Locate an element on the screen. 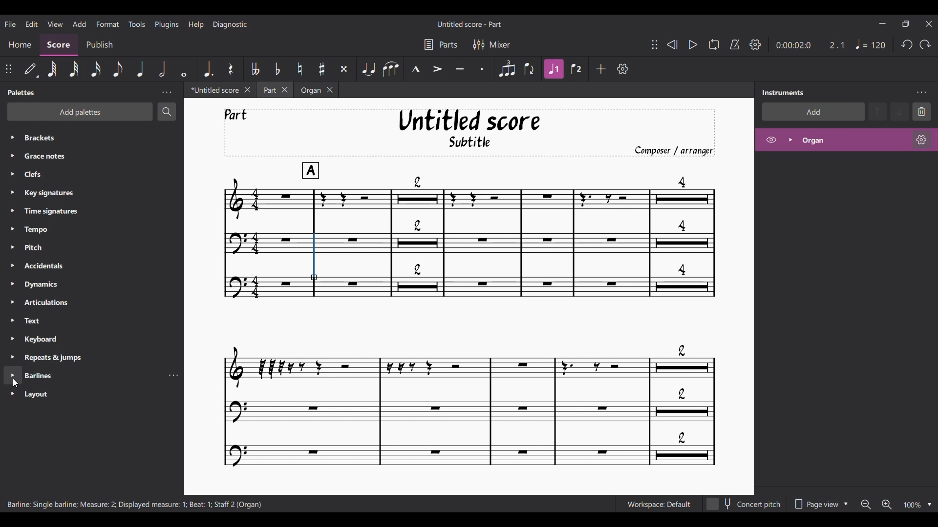  Augmentation dot is located at coordinates (208, 69).